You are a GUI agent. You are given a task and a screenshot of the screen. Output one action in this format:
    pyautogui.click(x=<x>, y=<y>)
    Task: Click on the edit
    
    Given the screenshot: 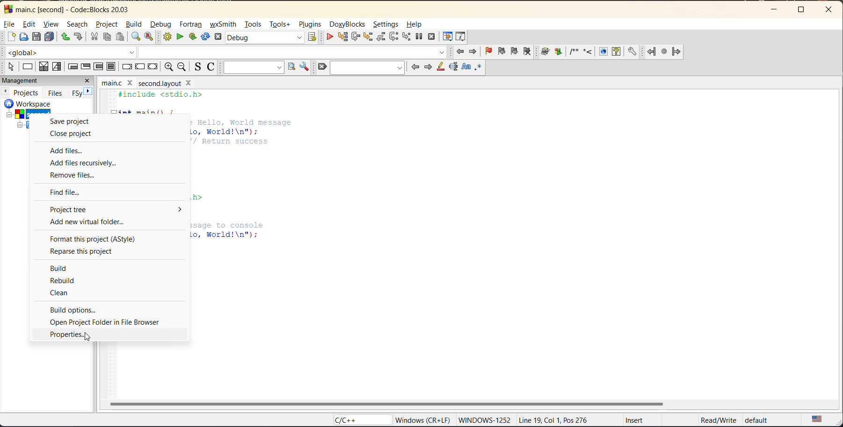 What is the action you would take?
    pyautogui.click(x=29, y=24)
    